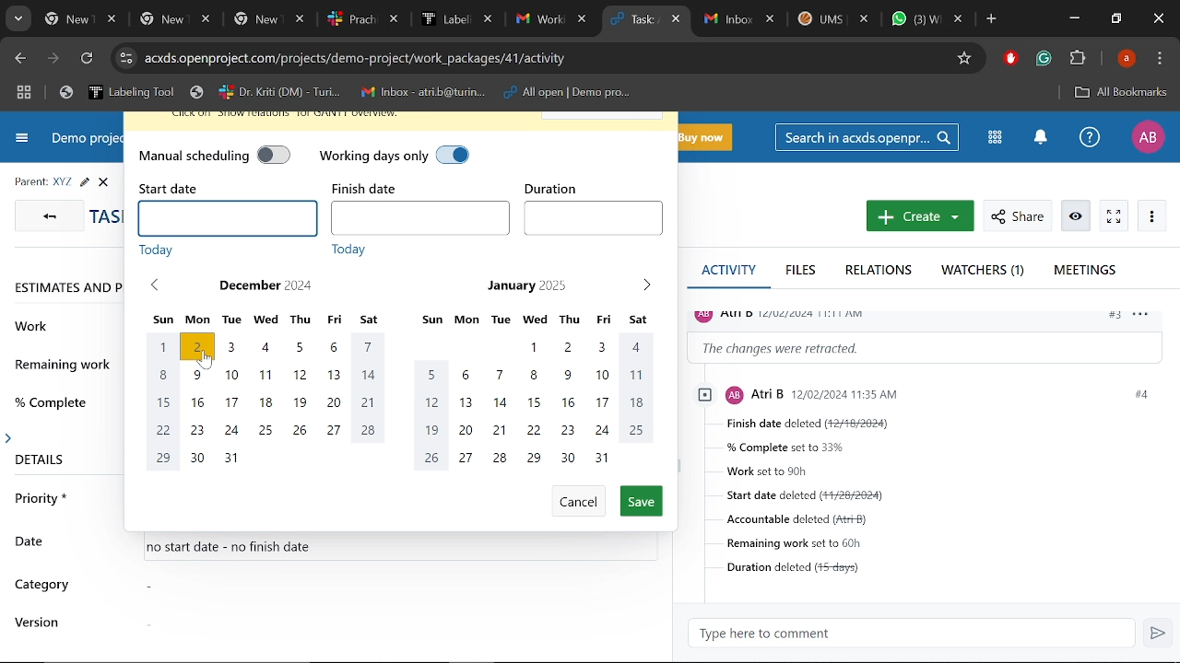 The width and height of the screenshot is (1180, 663). What do you see at coordinates (946, 505) in the screenshot?
I see `Task details` at bounding box center [946, 505].